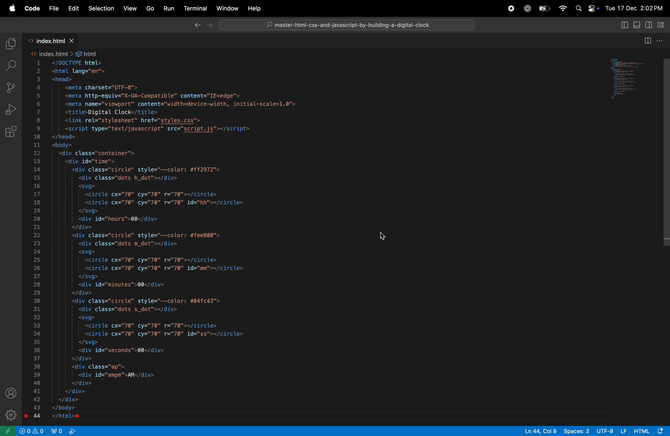 The width and height of the screenshot is (670, 436). I want to click on profile, so click(12, 394).